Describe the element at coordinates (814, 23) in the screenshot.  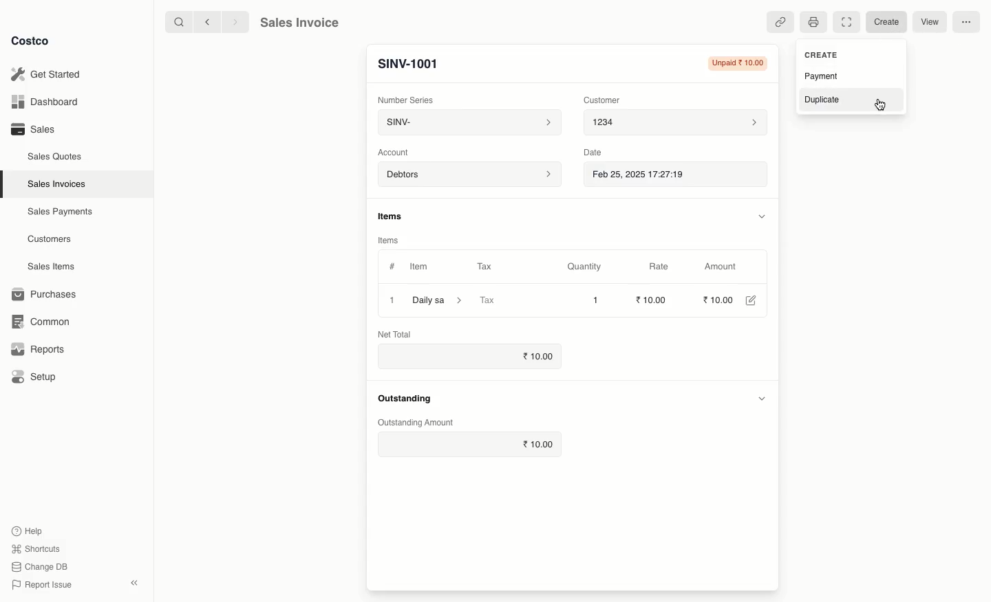
I see `Print` at that location.